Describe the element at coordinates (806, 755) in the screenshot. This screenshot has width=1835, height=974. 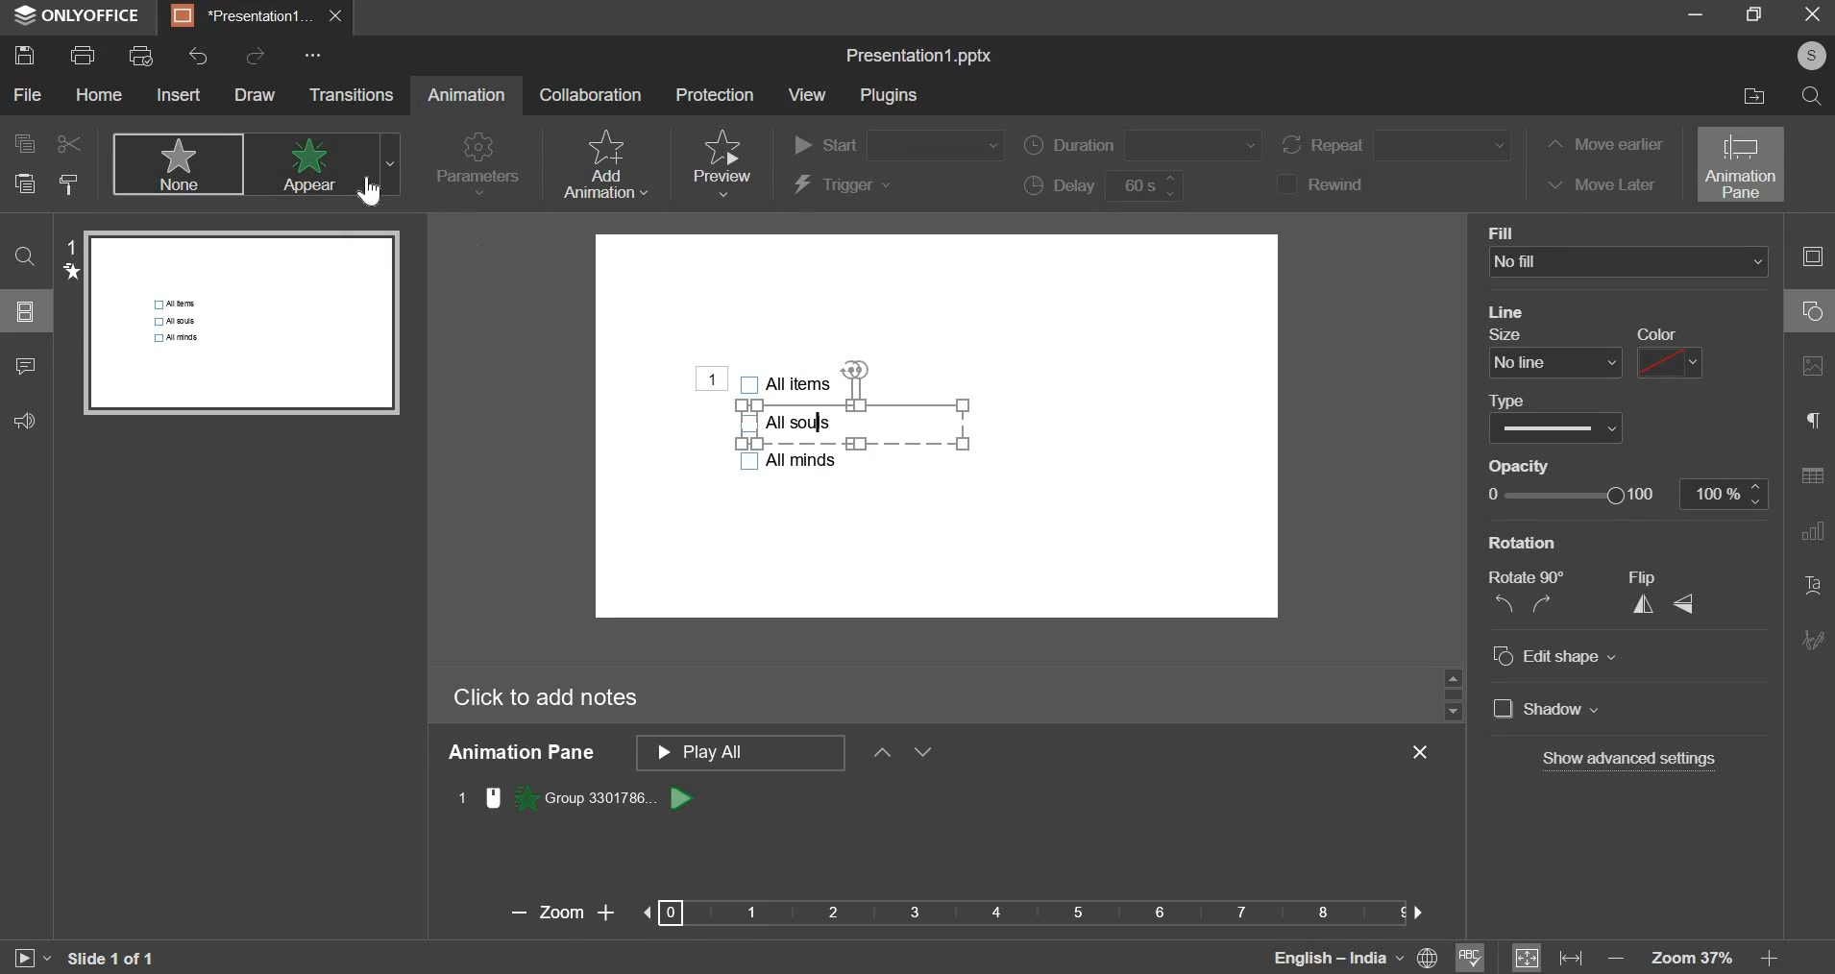
I see `animation pane` at that location.